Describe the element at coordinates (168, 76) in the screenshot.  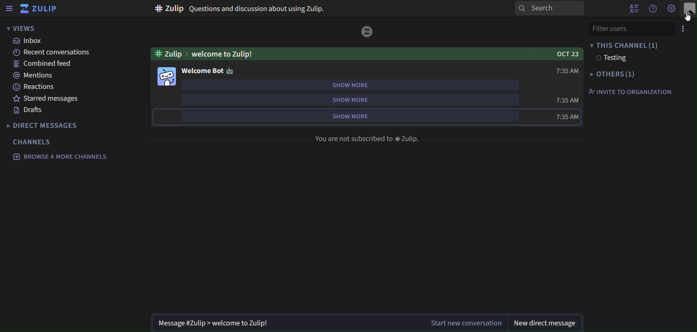
I see `image` at that location.